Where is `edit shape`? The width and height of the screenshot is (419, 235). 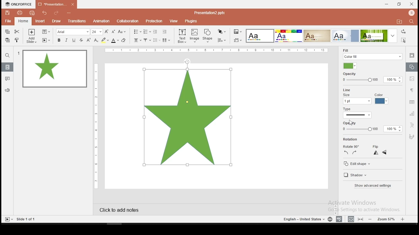
edit shape is located at coordinates (357, 164).